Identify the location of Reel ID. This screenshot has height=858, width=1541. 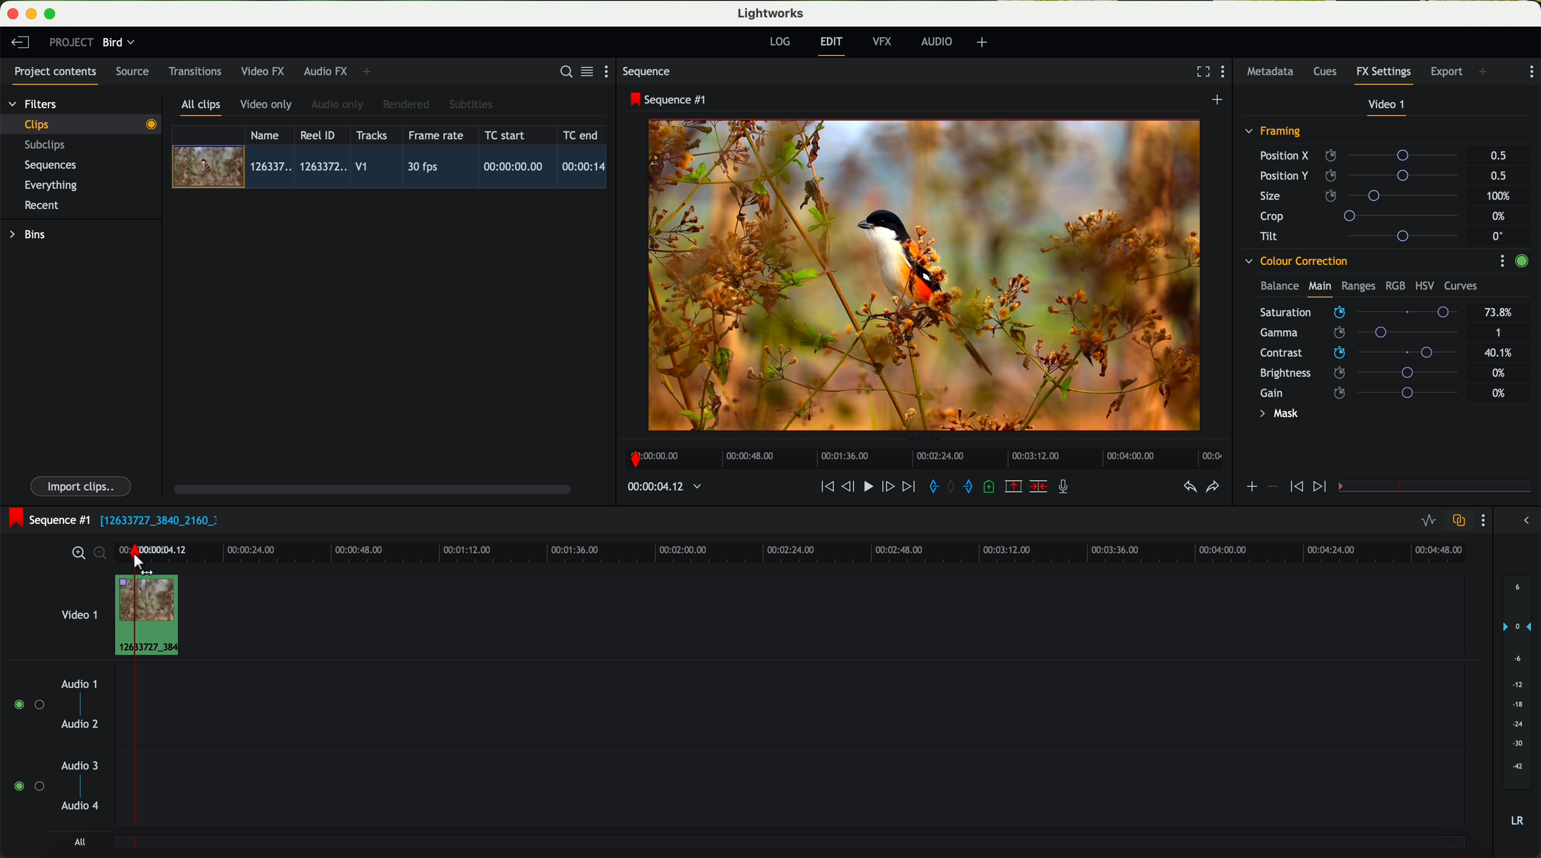
(321, 135).